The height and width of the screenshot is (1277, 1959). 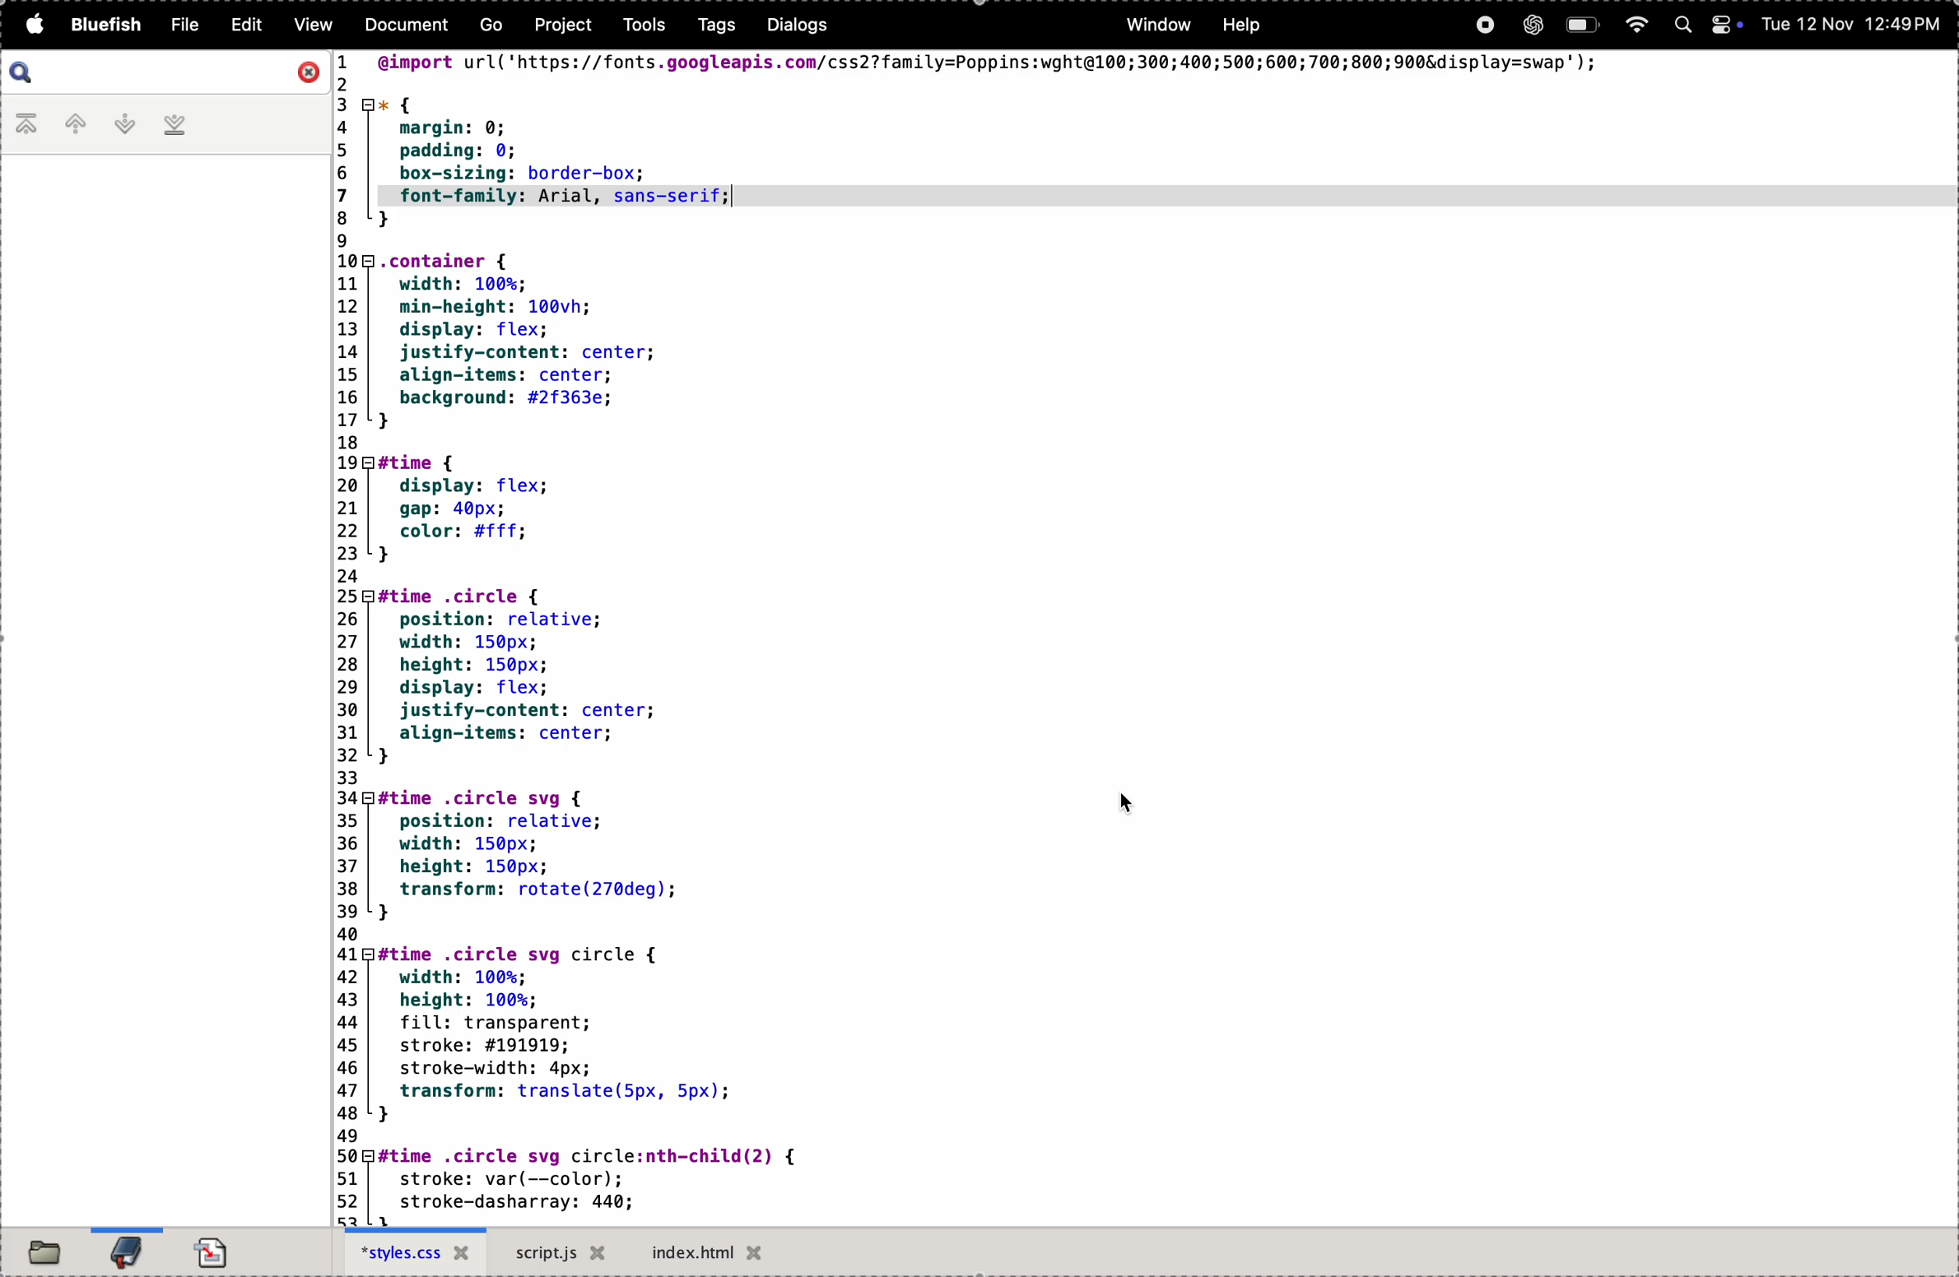 I want to click on style.css, so click(x=414, y=1254).